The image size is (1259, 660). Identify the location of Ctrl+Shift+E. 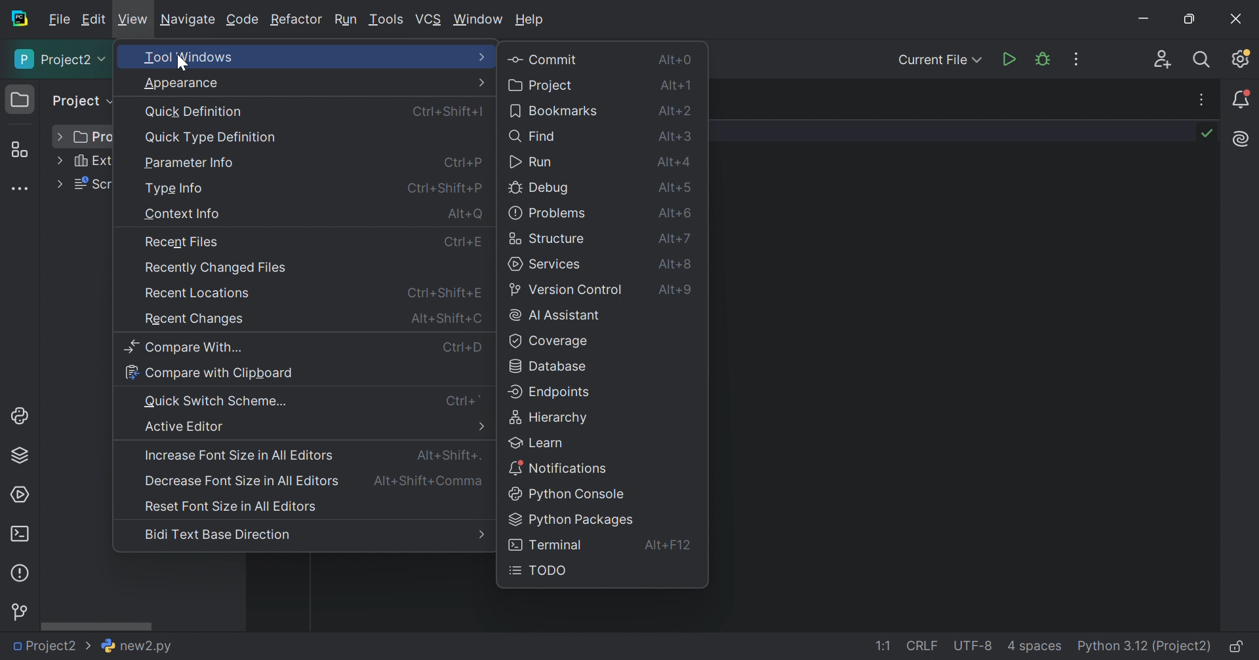
(441, 293).